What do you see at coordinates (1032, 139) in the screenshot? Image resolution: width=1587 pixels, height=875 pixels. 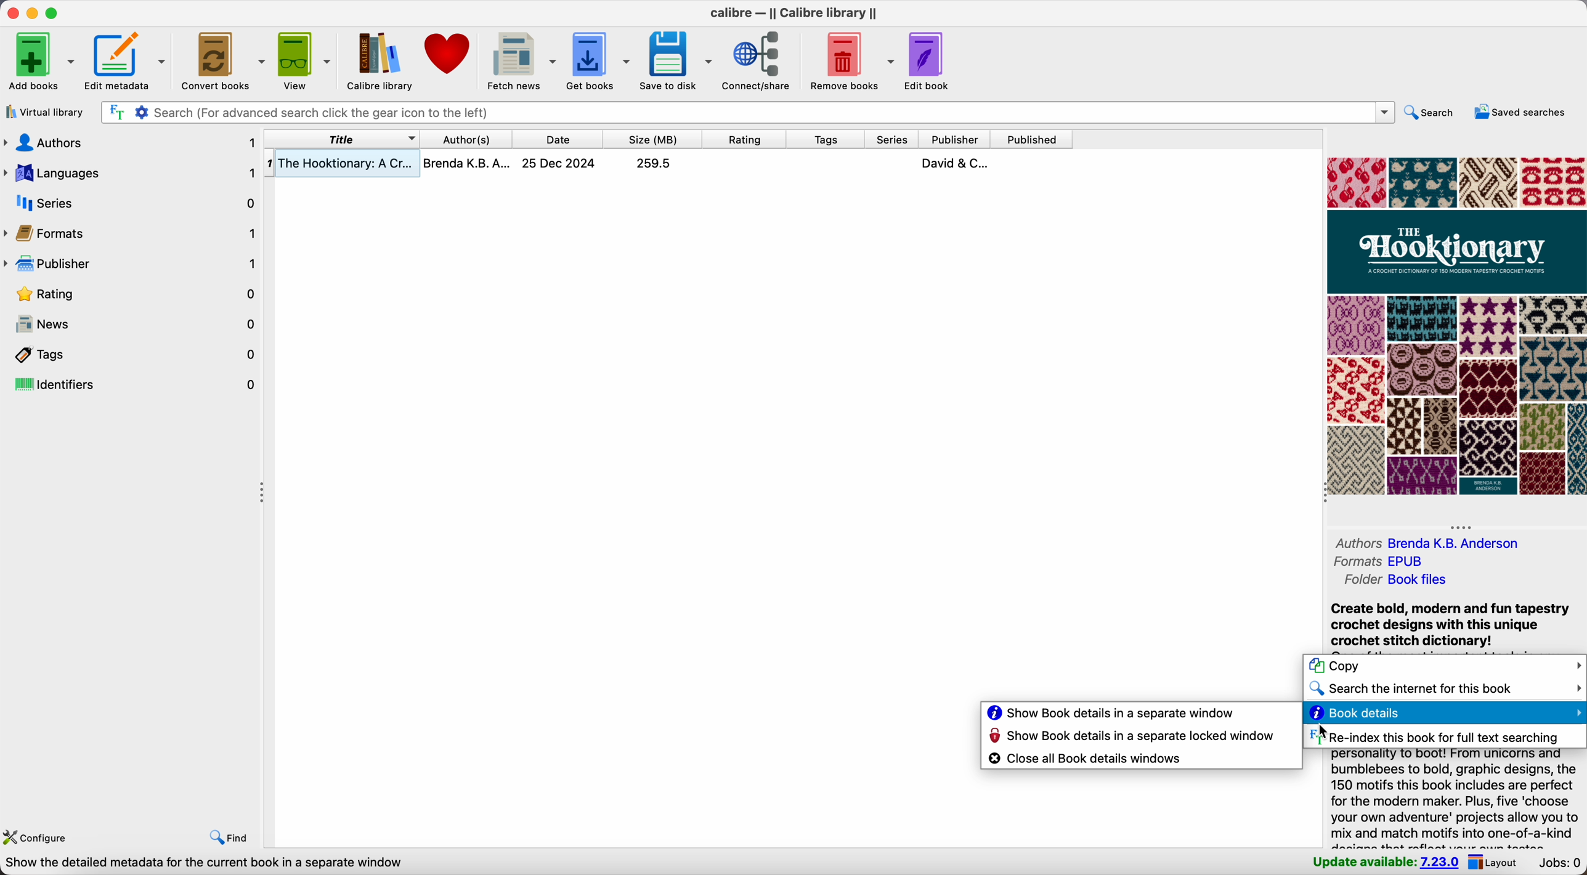 I see `published` at bounding box center [1032, 139].